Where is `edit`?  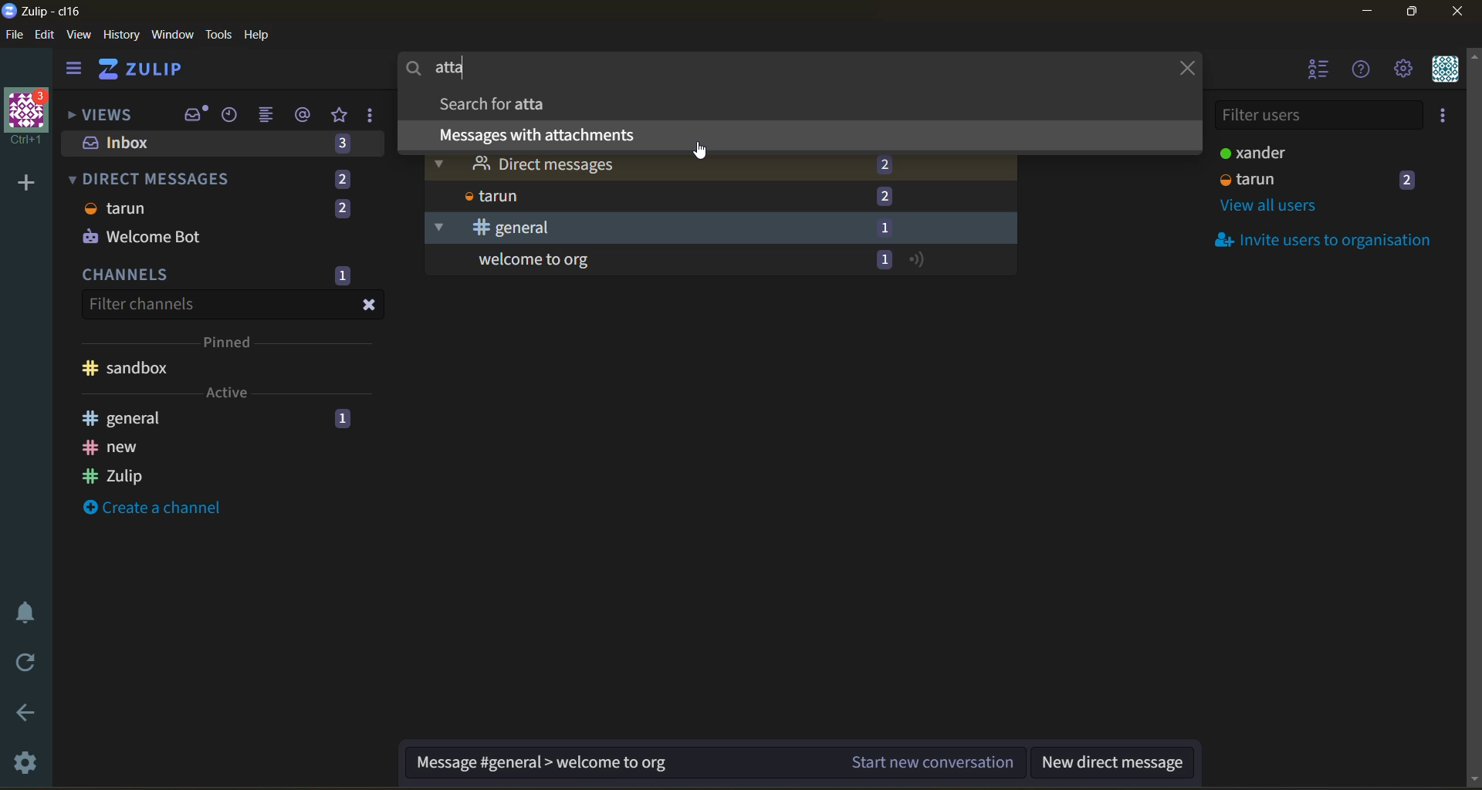 edit is located at coordinates (46, 35).